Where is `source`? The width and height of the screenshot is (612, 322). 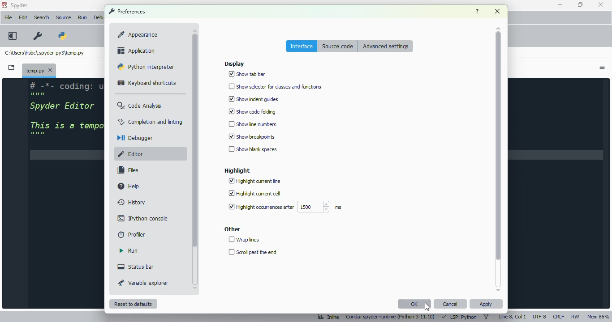
source is located at coordinates (64, 17).